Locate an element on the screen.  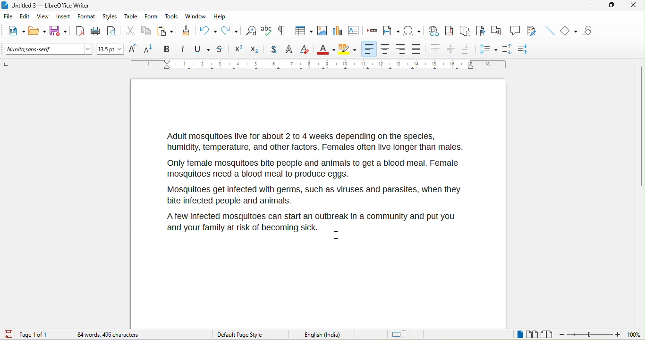
page 1 of 1 is located at coordinates (41, 334).